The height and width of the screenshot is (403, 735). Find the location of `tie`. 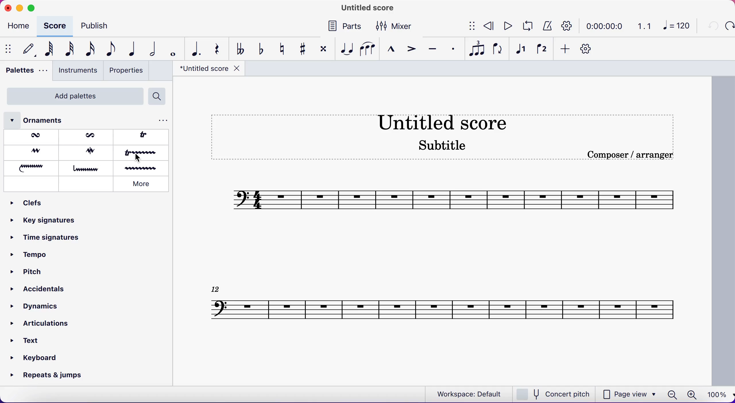

tie is located at coordinates (346, 49).